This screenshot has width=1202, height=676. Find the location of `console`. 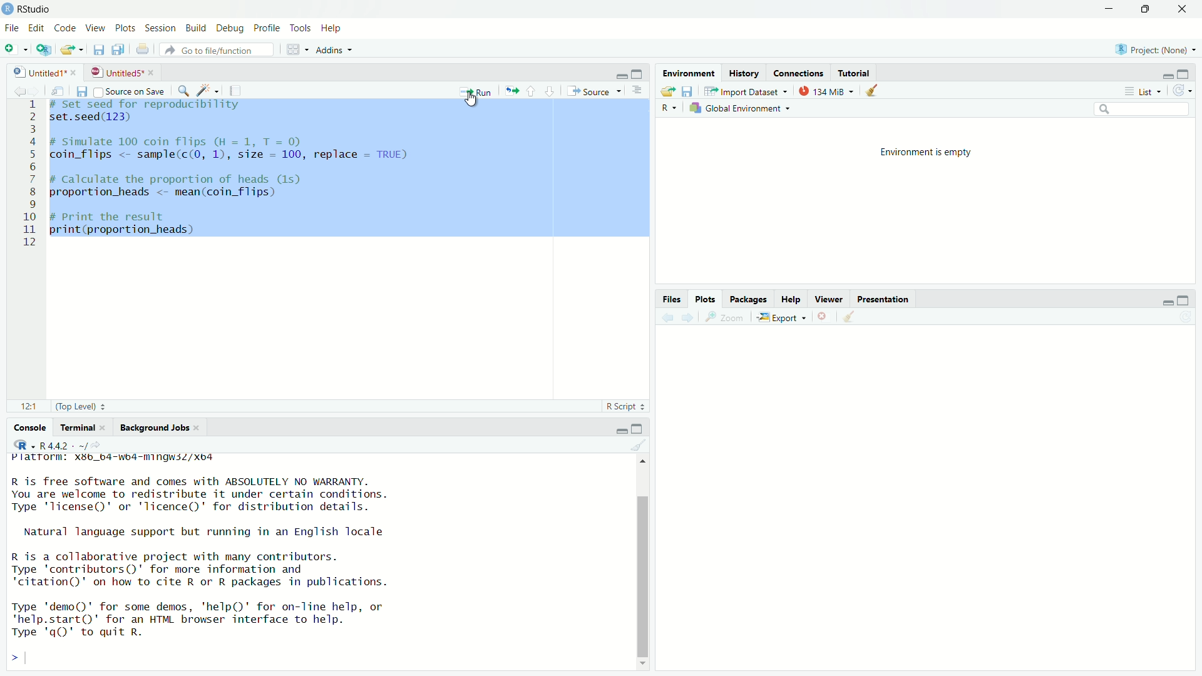

console is located at coordinates (24, 429).